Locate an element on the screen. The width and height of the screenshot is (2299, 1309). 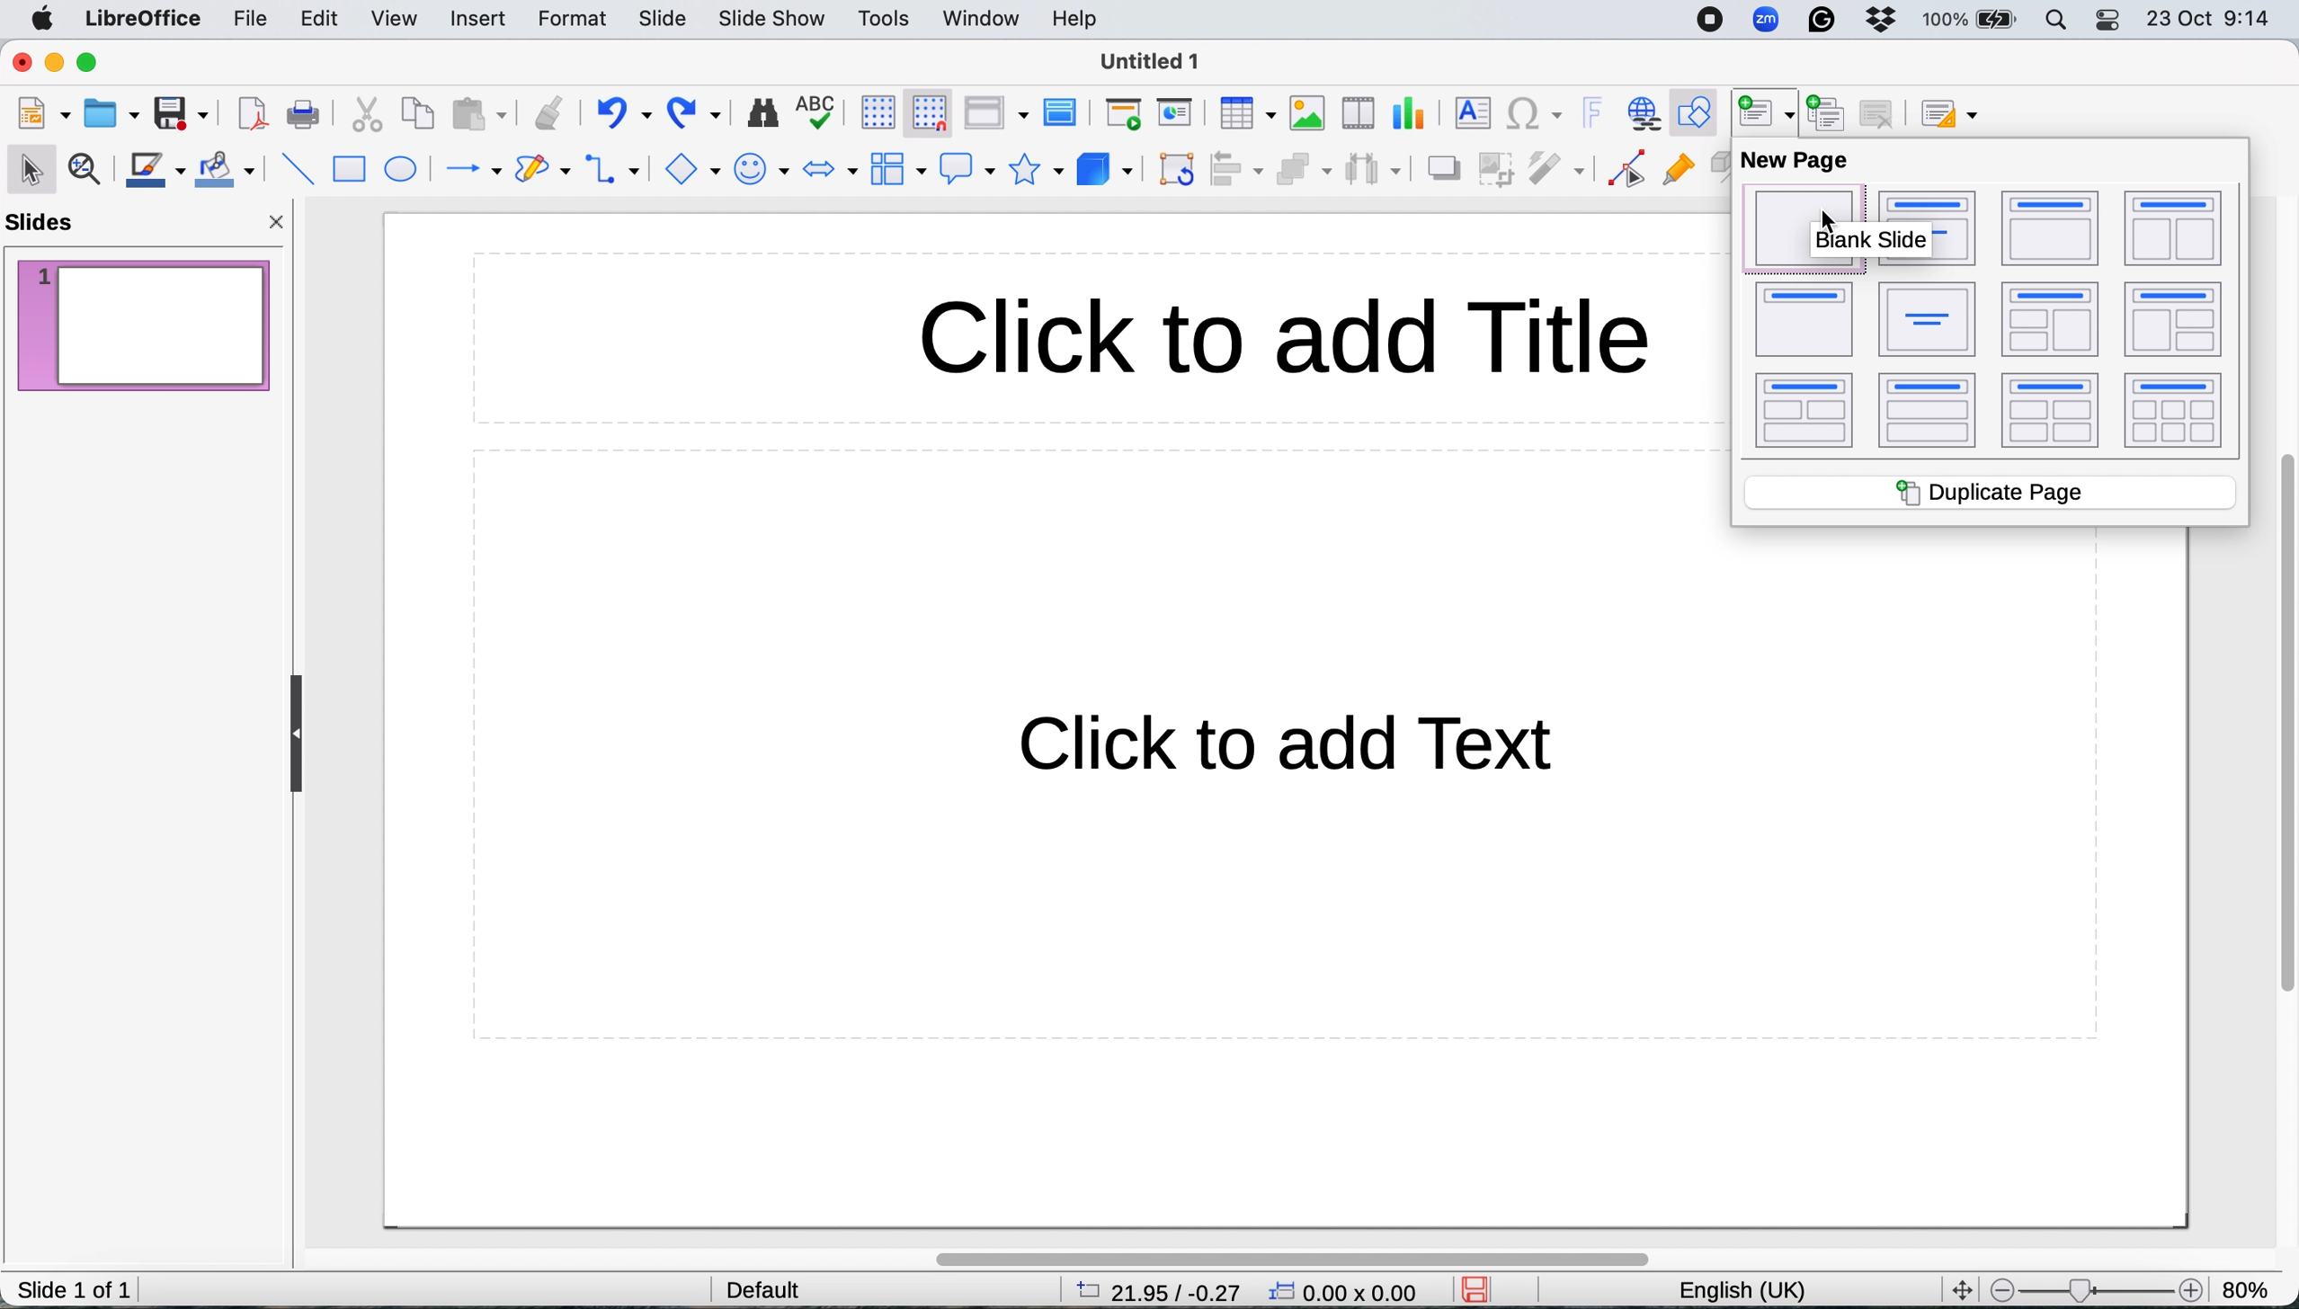
maximise is located at coordinates (90, 63).